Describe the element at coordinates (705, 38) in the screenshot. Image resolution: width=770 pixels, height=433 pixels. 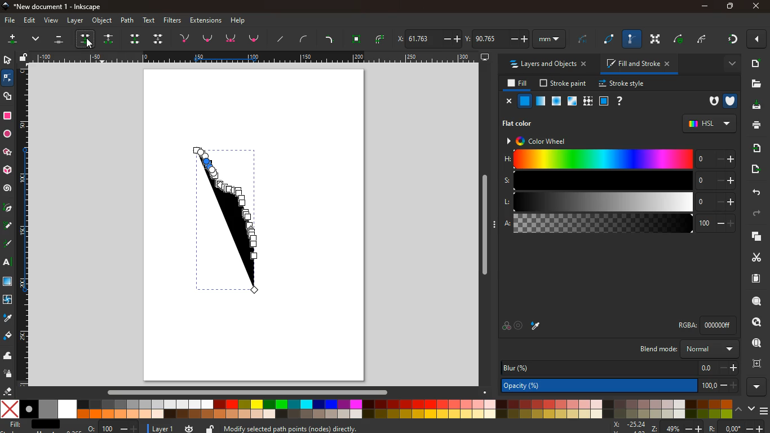
I see `angle` at that location.